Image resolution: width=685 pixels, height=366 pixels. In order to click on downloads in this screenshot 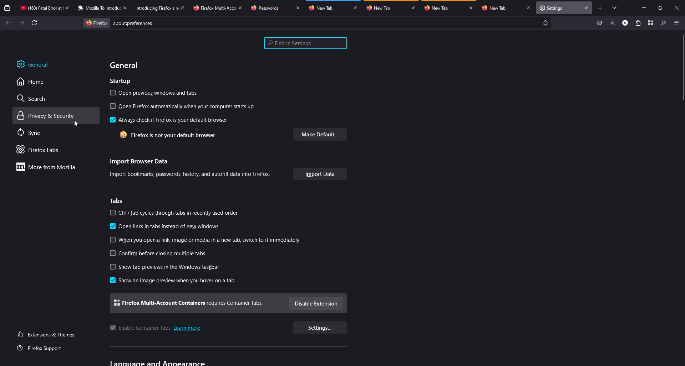, I will do `click(613, 22)`.